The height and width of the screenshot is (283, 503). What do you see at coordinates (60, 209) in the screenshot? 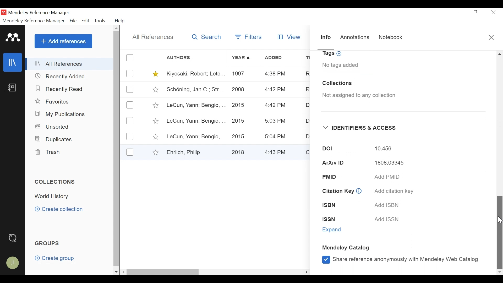
I see `Create Category` at bounding box center [60, 209].